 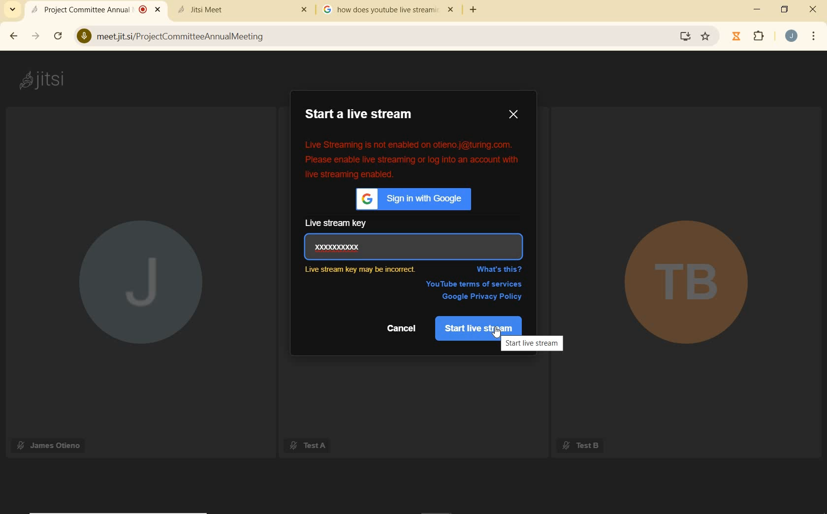 I want to click on jitsi, so click(x=51, y=80).